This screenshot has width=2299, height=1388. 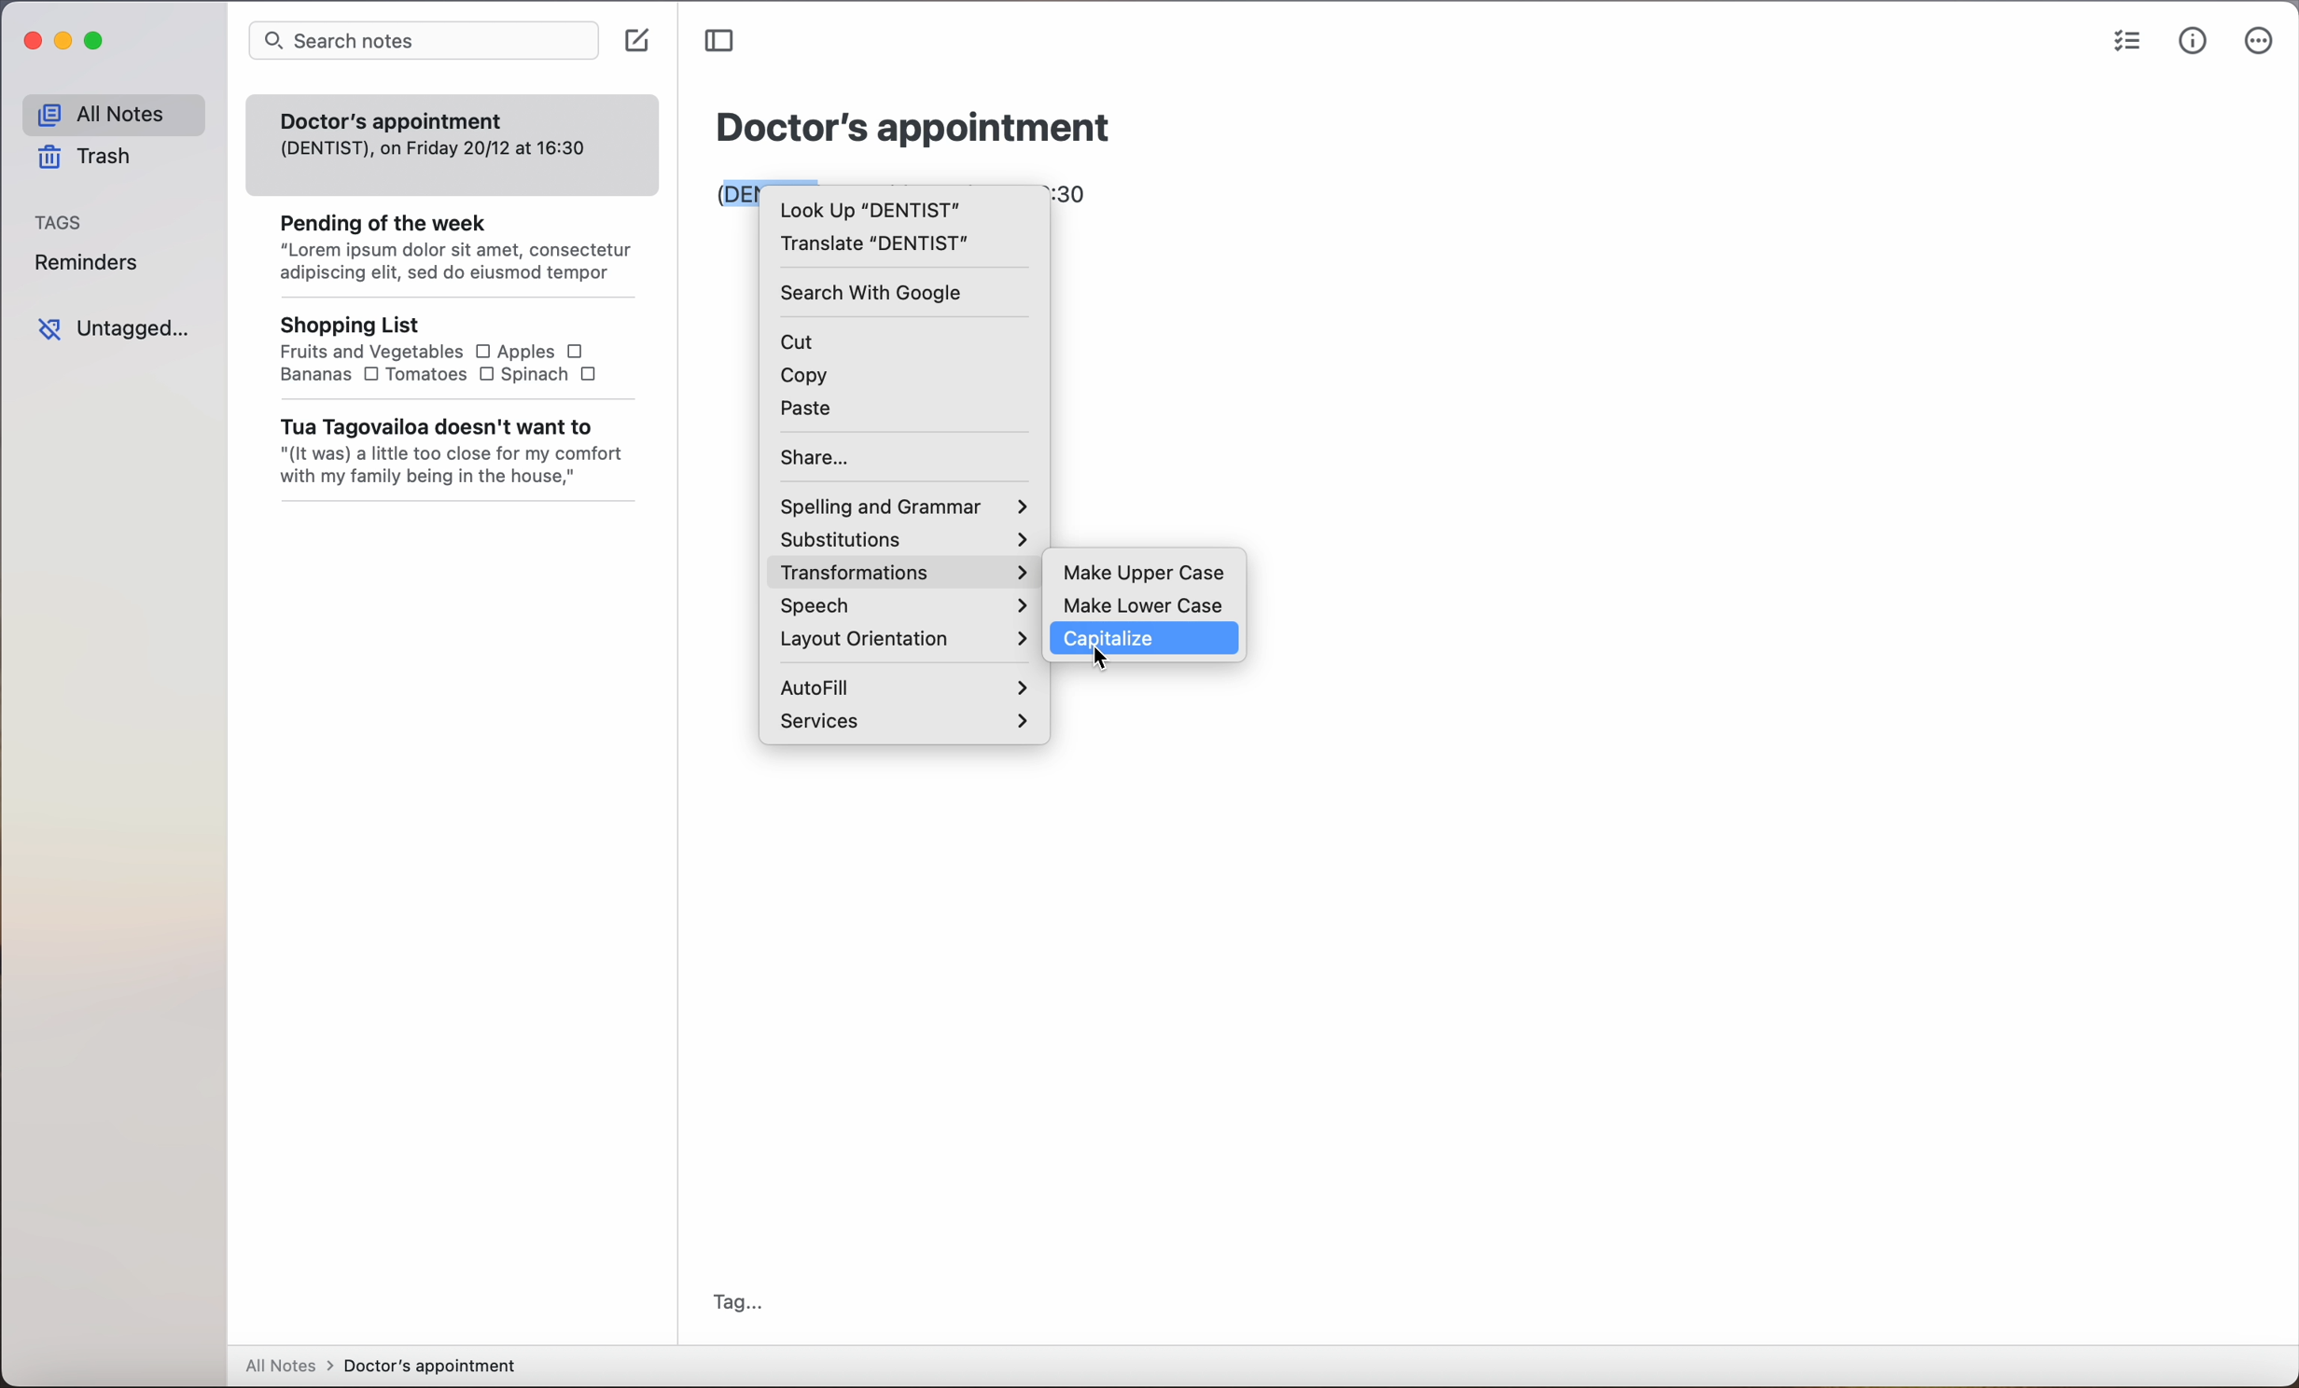 I want to click on copy, so click(x=801, y=379).